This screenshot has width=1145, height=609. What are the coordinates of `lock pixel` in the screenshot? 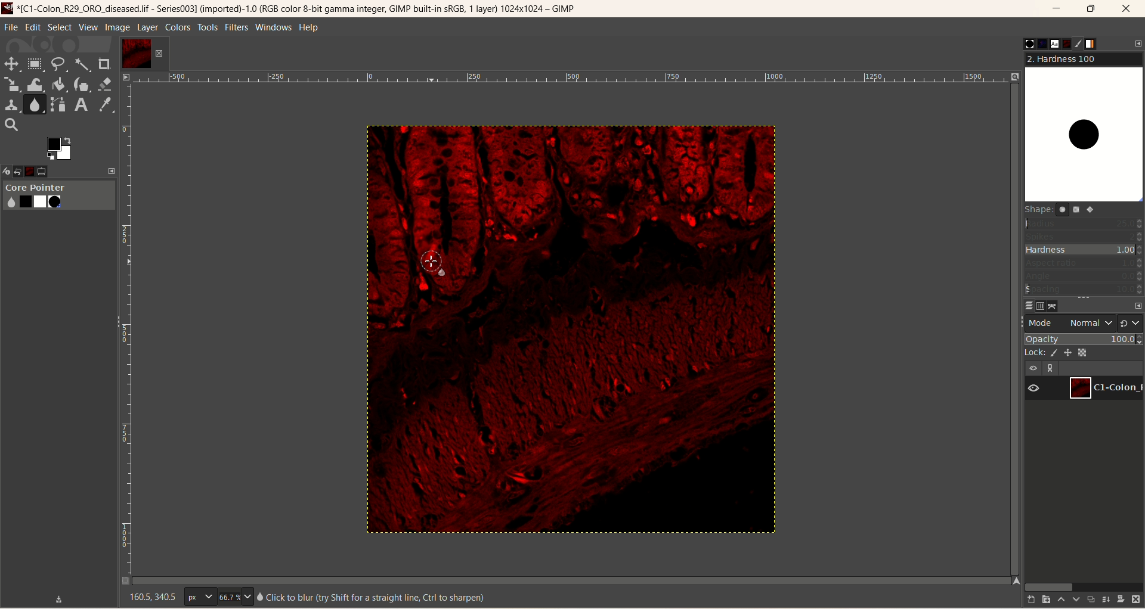 It's located at (1056, 351).